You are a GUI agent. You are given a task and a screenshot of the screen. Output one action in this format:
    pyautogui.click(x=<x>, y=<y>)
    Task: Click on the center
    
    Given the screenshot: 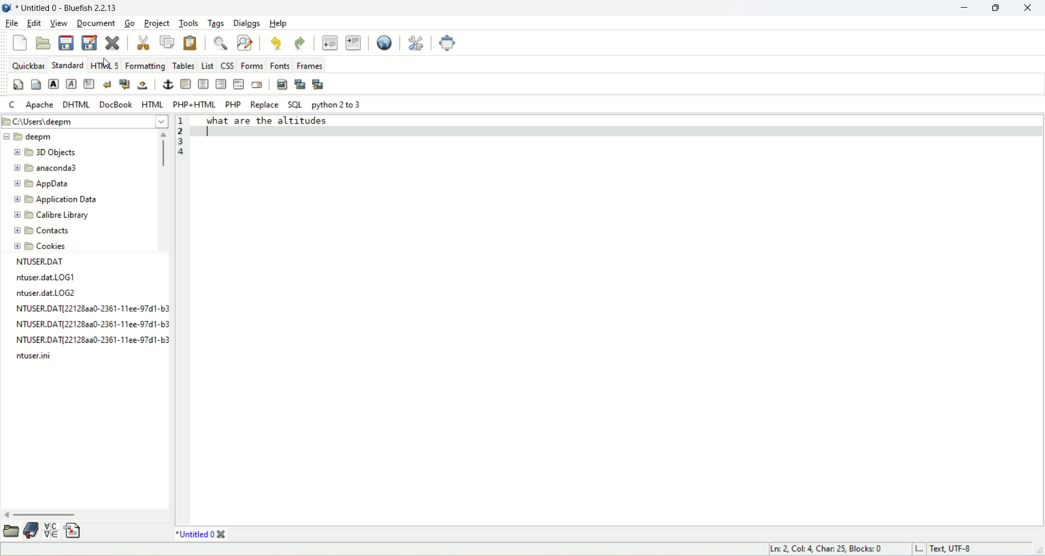 What is the action you would take?
    pyautogui.click(x=202, y=84)
    